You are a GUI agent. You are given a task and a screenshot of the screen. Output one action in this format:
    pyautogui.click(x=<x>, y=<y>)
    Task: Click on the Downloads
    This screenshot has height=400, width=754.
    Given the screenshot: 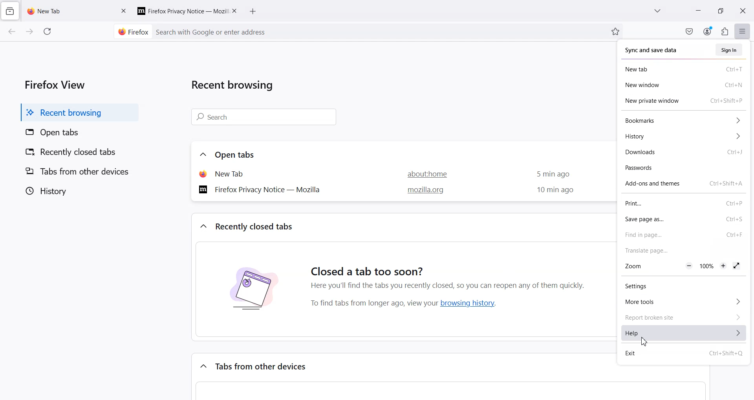 What is the action you would take?
    pyautogui.click(x=684, y=153)
    